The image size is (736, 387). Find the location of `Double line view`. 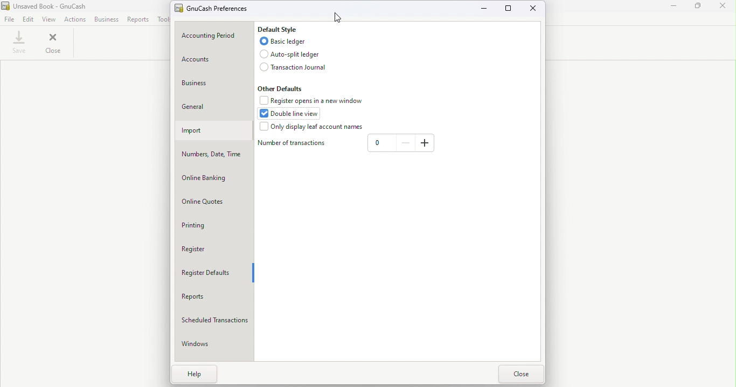

Double line view is located at coordinates (294, 113).